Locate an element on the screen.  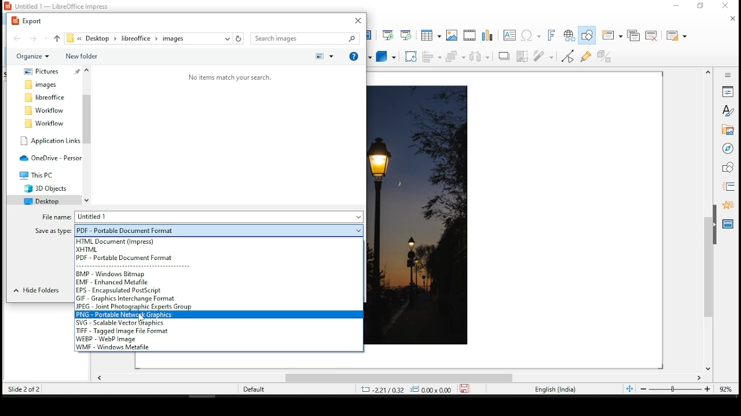
distribute is located at coordinates (480, 57).